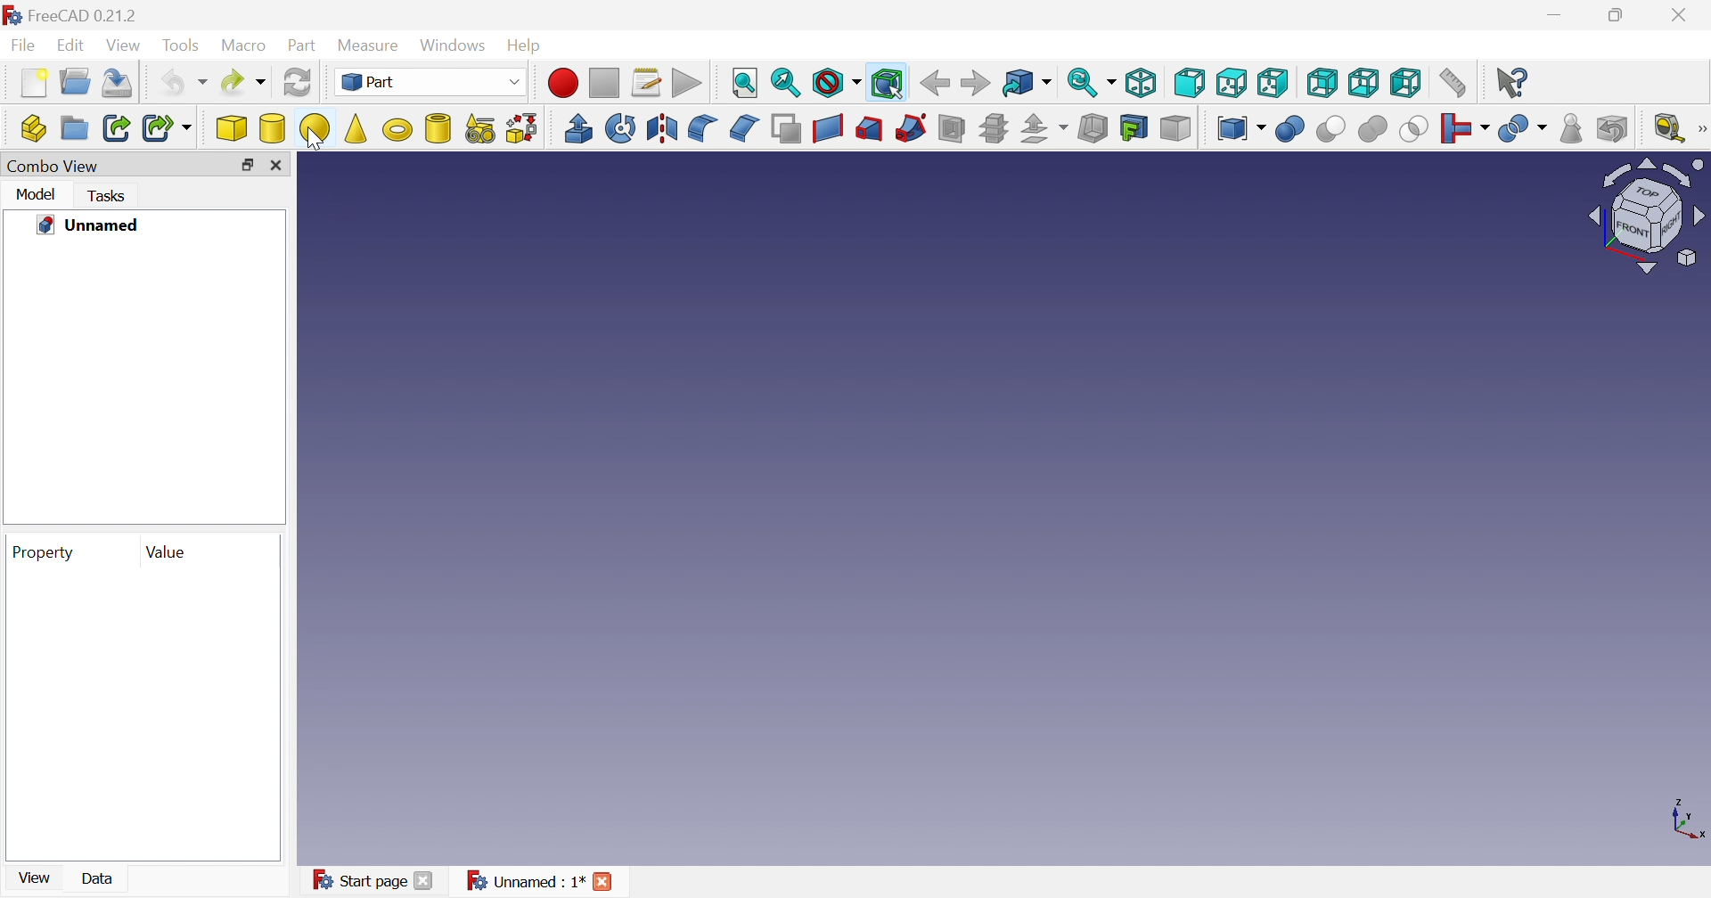 The width and height of the screenshot is (1711, 898). What do you see at coordinates (1094, 83) in the screenshot?
I see `Sync view` at bounding box center [1094, 83].